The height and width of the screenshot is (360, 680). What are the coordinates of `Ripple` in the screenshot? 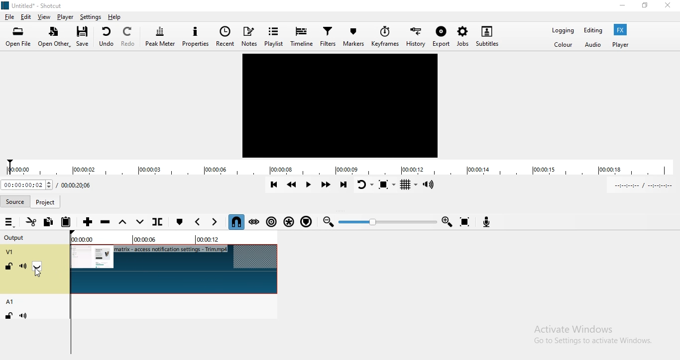 It's located at (271, 224).